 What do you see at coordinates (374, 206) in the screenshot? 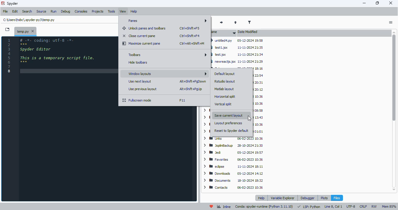
I see `RW` at bounding box center [374, 206].